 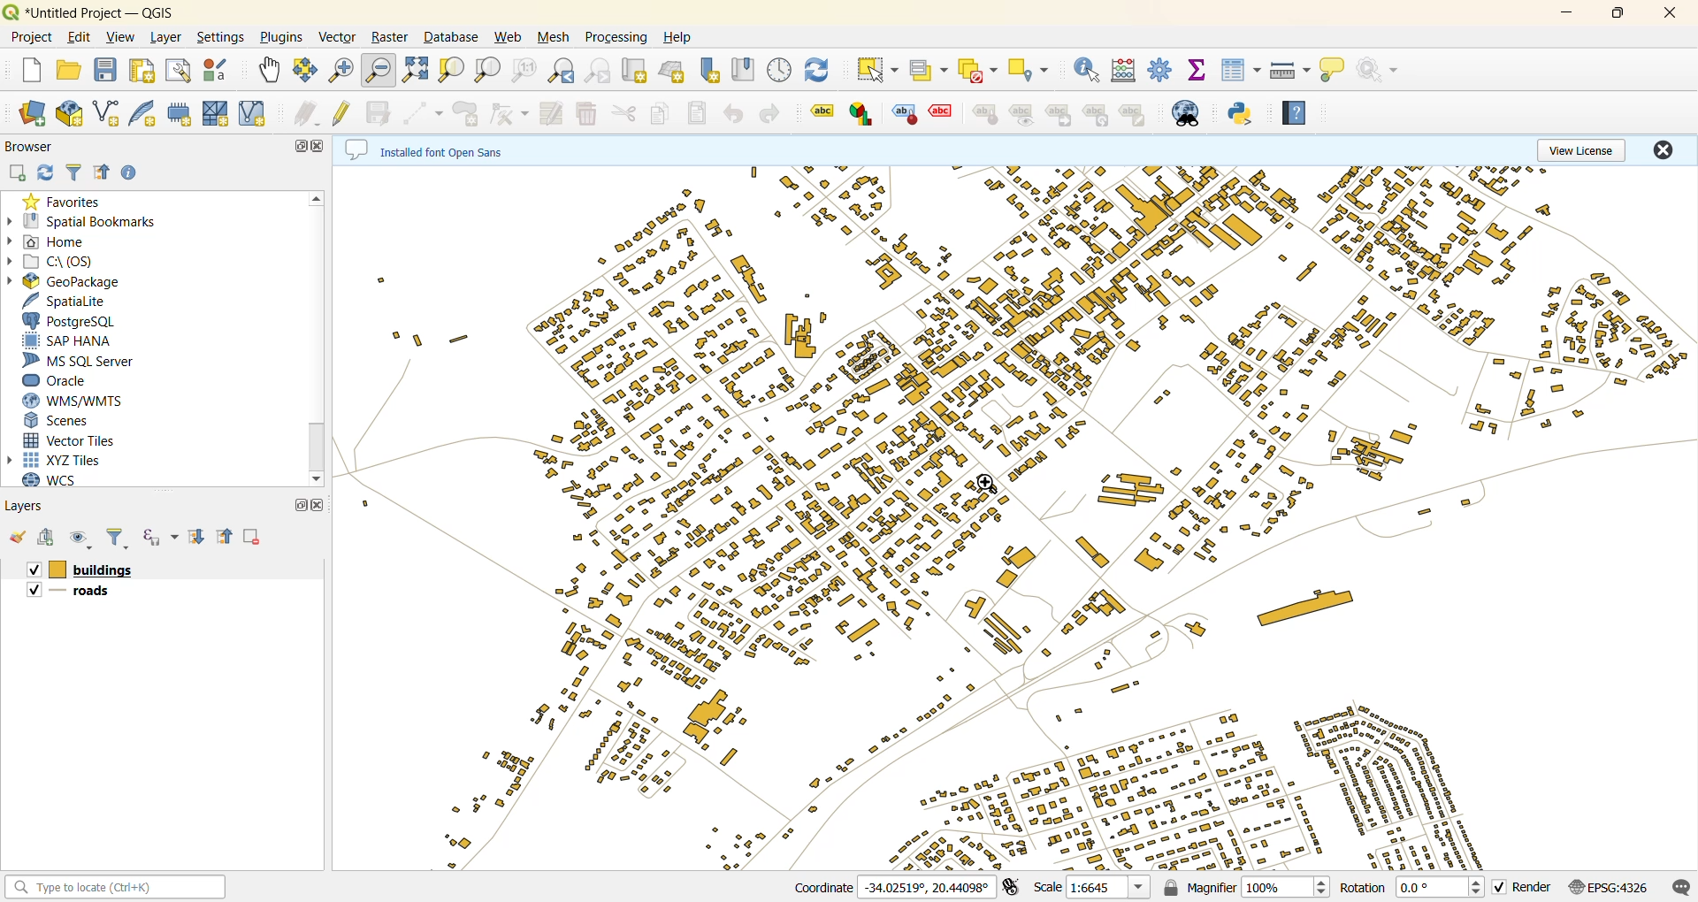 What do you see at coordinates (1092, 887) in the screenshot?
I see `scale` at bounding box center [1092, 887].